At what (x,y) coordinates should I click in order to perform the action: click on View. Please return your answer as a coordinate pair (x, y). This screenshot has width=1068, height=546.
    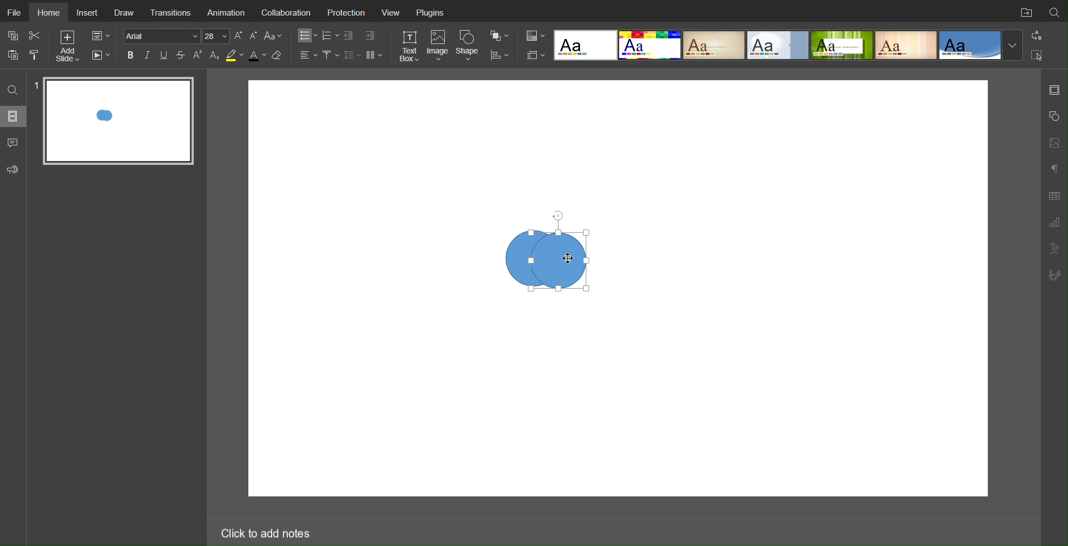
    Looking at the image, I should click on (394, 14).